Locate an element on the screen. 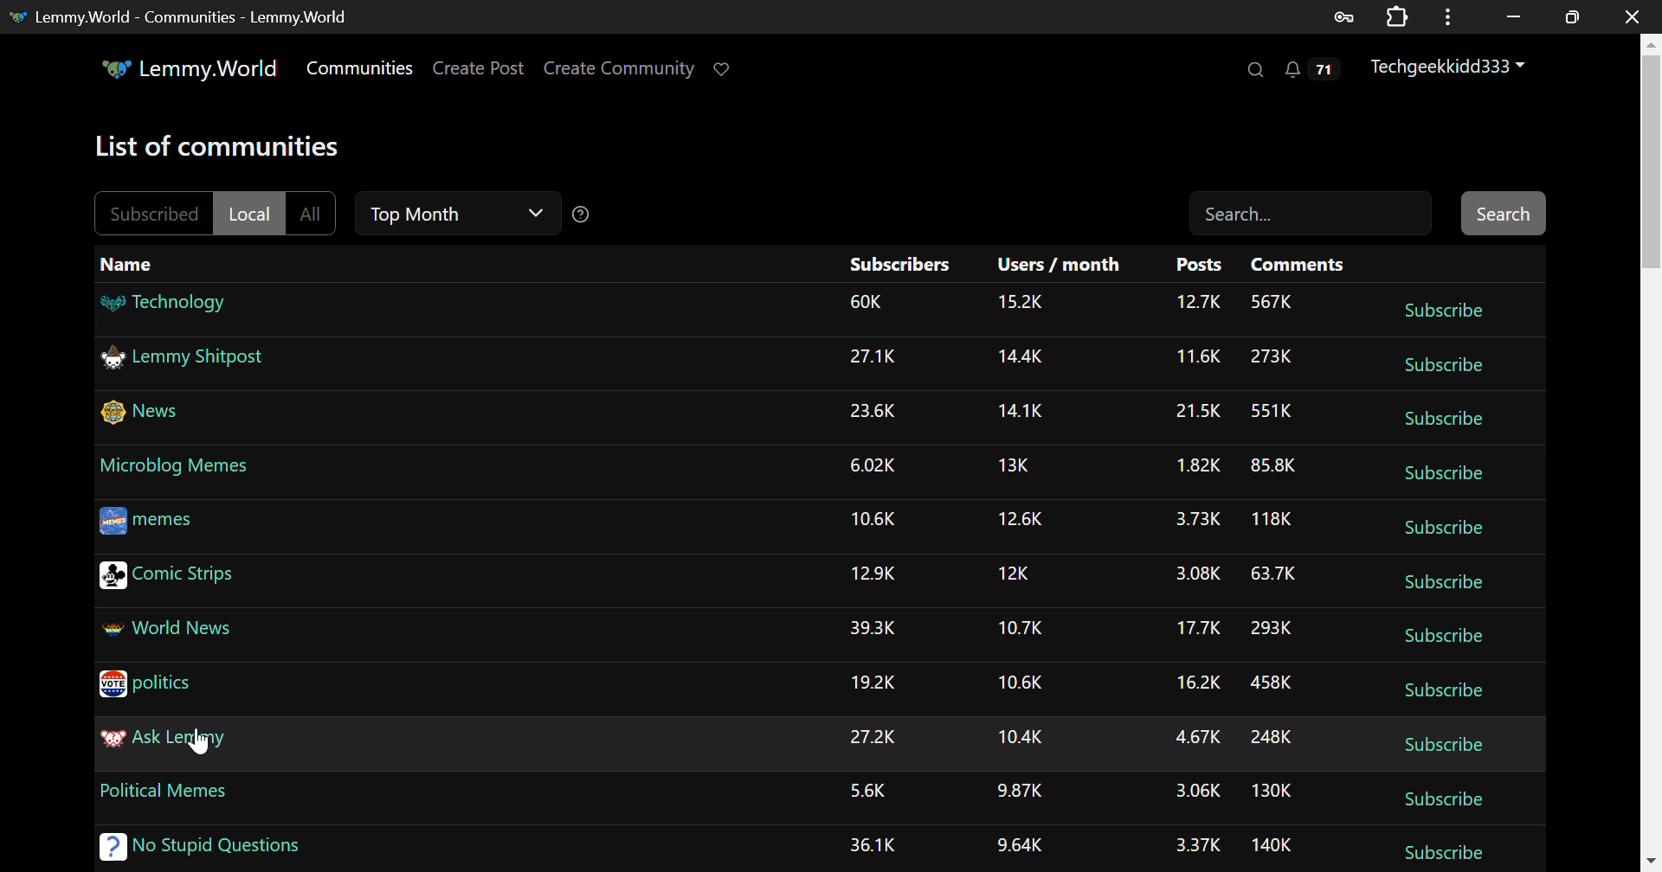  Amount is located at coordinates (1024, 633).